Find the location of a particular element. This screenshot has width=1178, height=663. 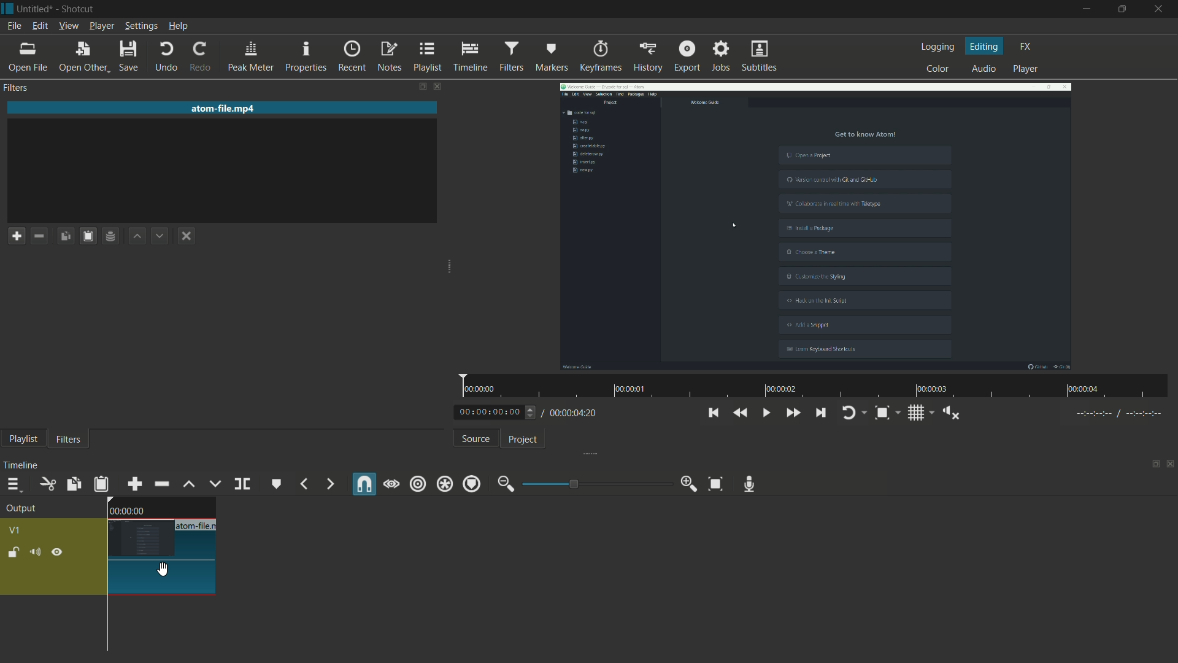

output is located at coordinates (20, 508).